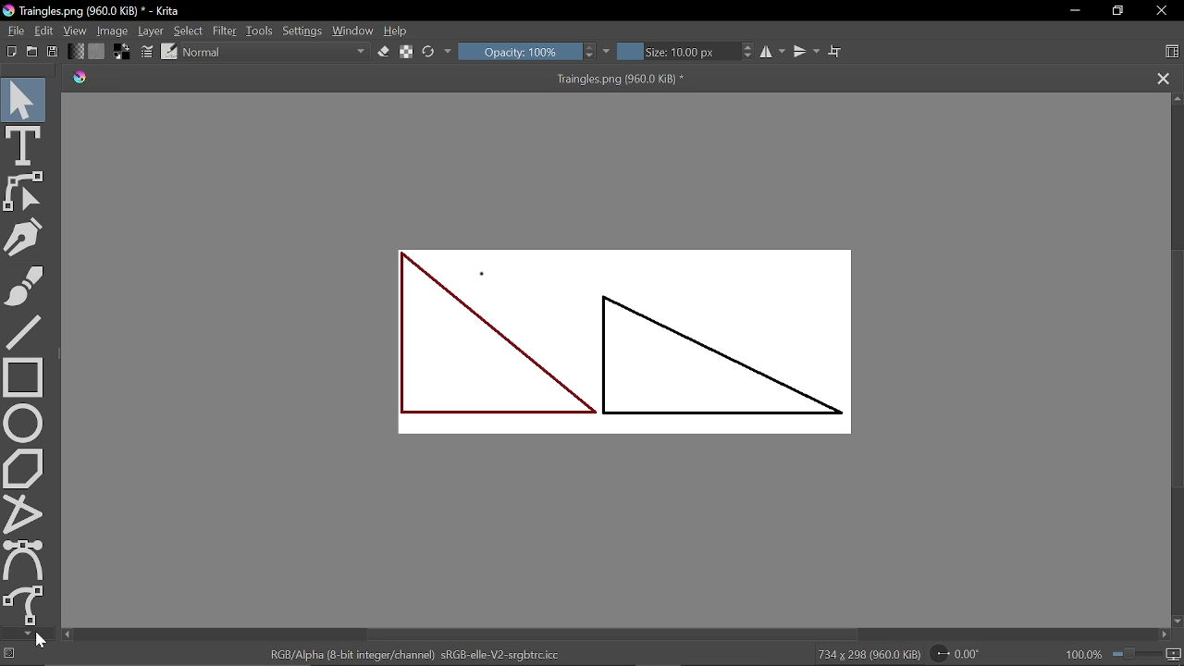  I want to click on Select, so click(189, 31).